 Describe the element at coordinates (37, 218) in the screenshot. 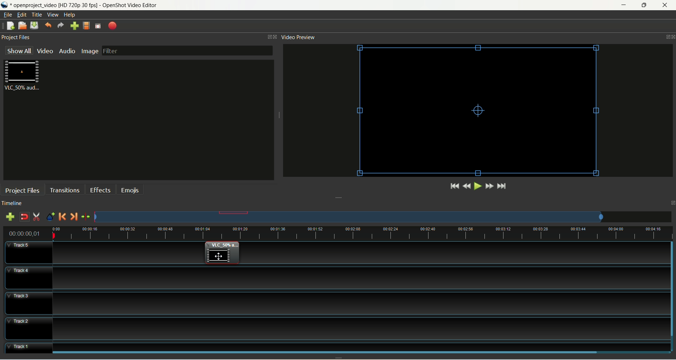

I see `enable razor` at that location.